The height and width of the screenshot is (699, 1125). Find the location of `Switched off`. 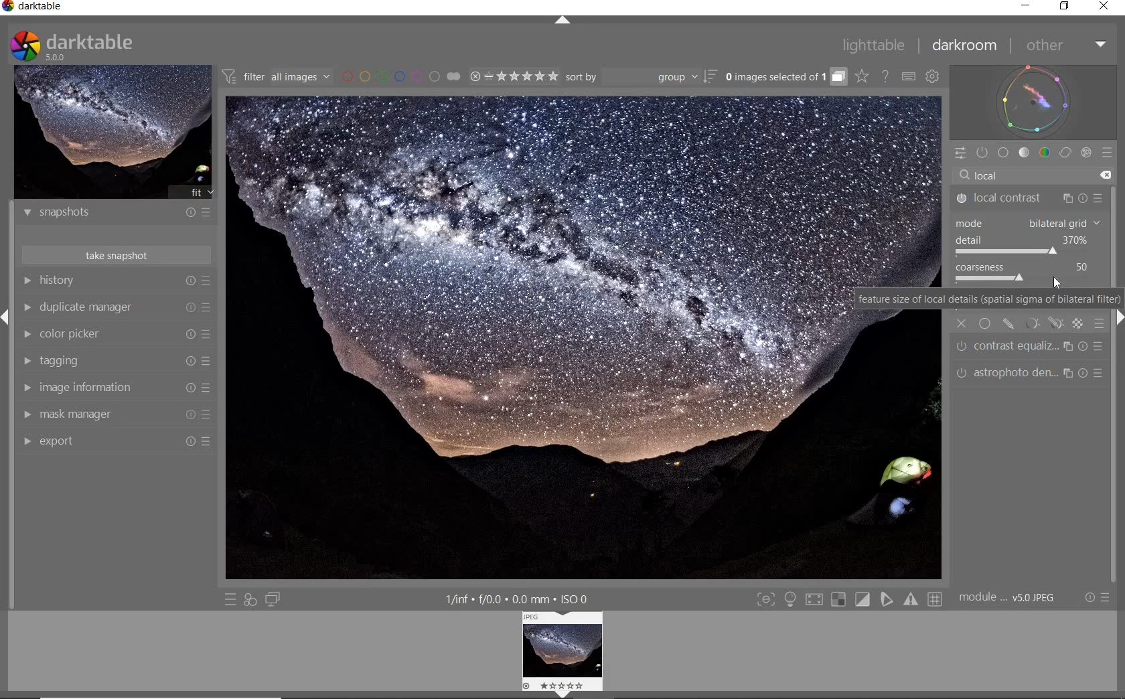

Switched off is located at coordinates (962, 347).